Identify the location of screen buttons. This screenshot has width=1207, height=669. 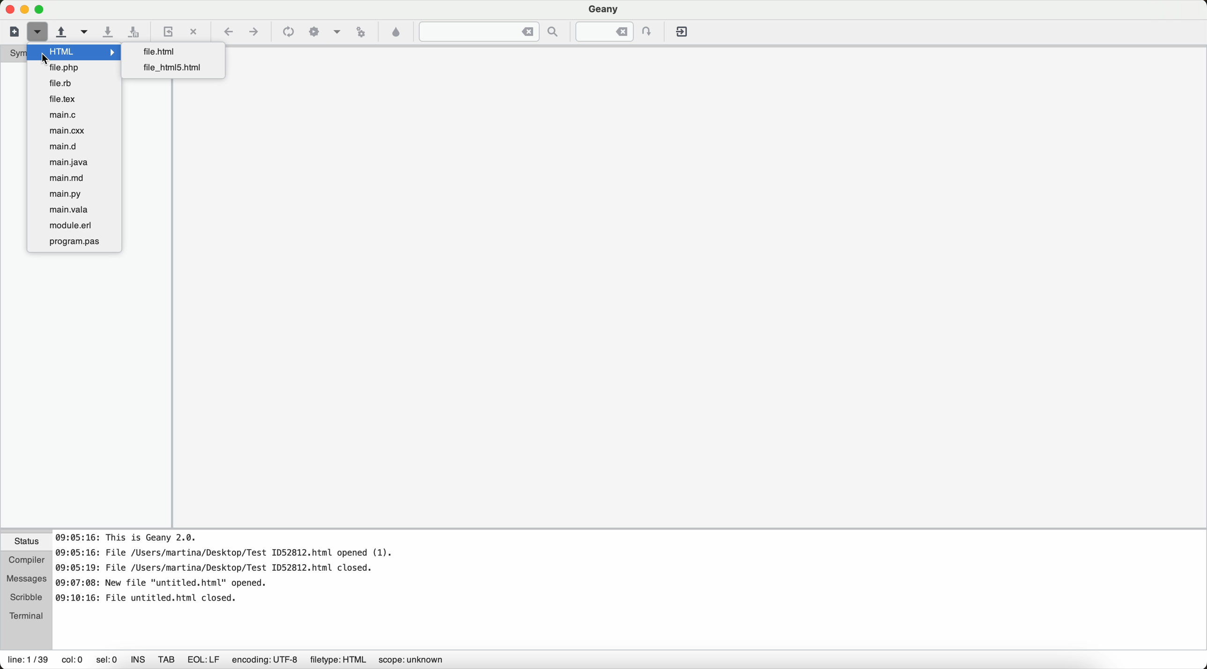
(26, 8).